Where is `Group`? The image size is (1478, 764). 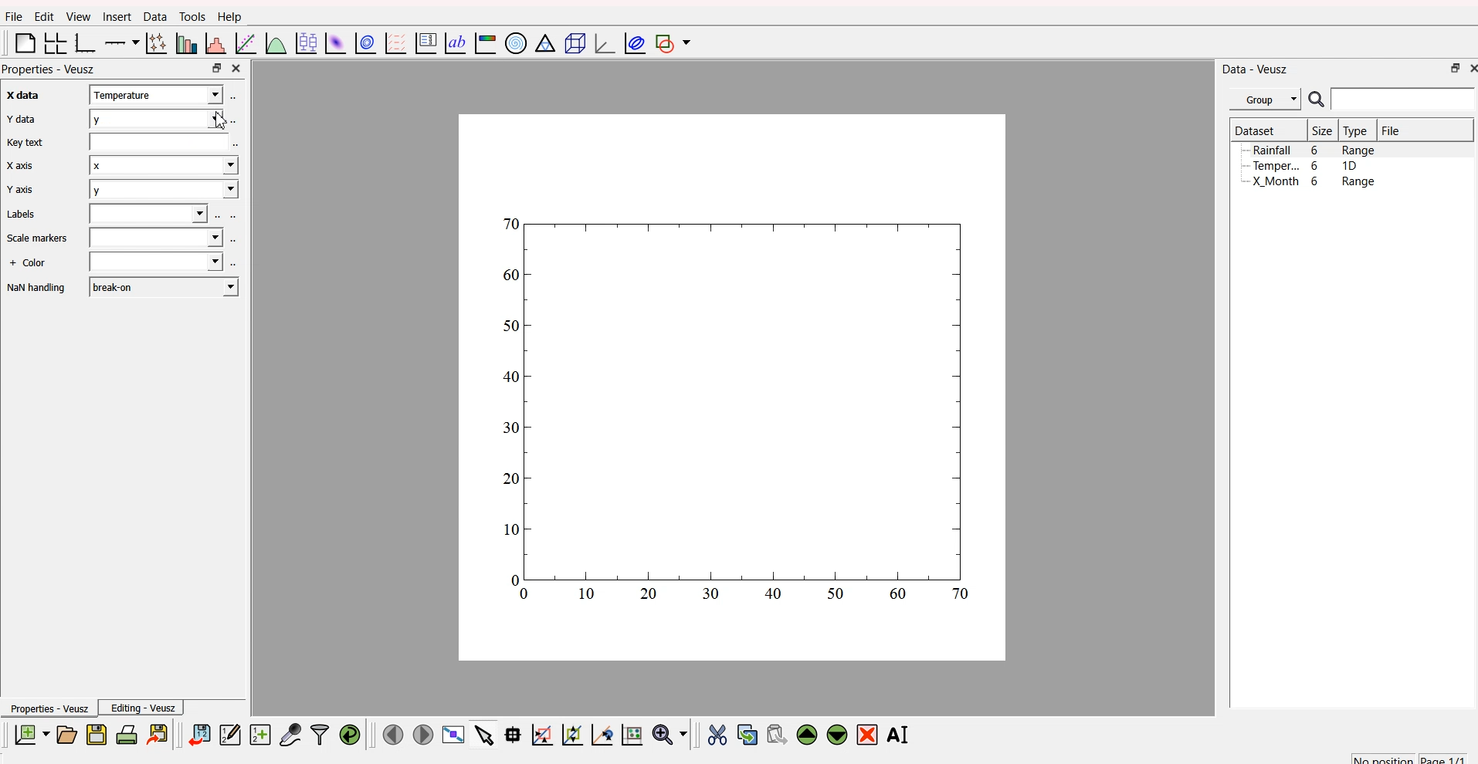
Group is located at coordinates (1265, 100).